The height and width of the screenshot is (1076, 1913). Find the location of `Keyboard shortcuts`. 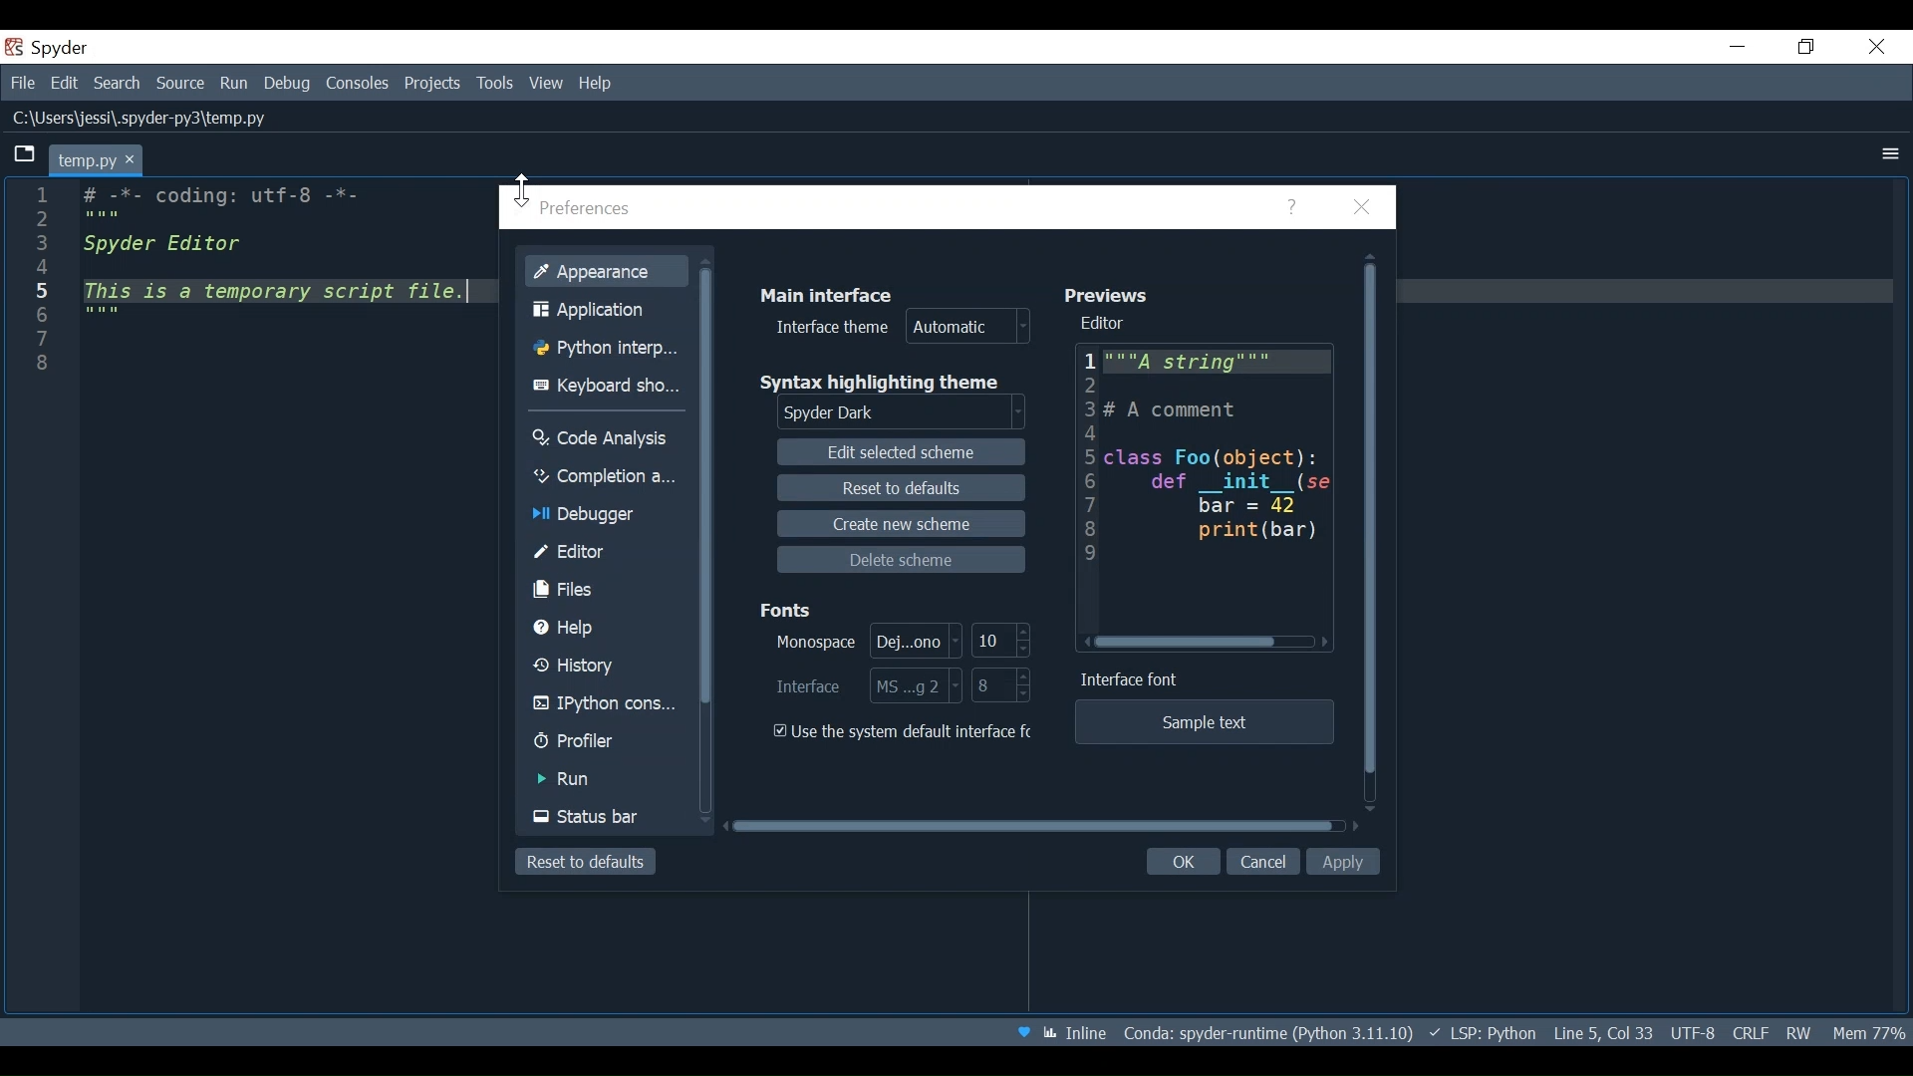

Keyboard shortcuts is located at coordinates (605, 388).